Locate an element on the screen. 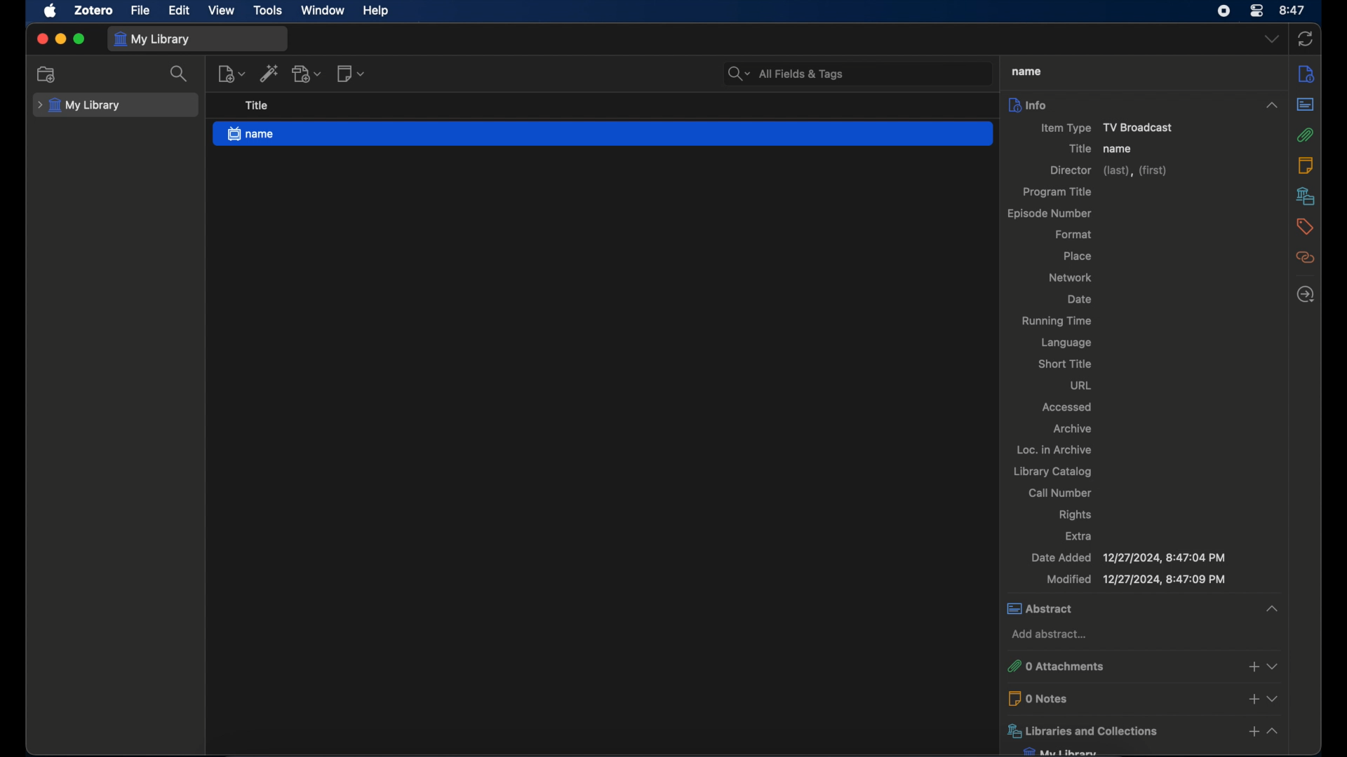 This screenshot has width=1347, height=757. program title is located at coordinates (1059, 192).